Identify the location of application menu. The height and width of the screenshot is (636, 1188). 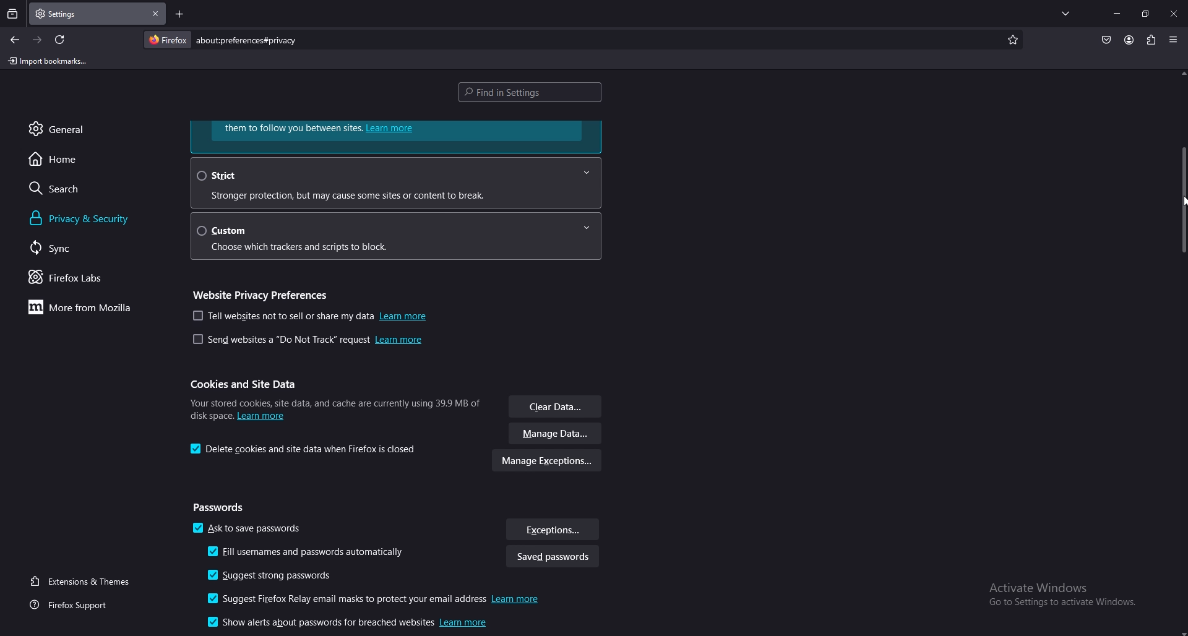
(1174, 38).